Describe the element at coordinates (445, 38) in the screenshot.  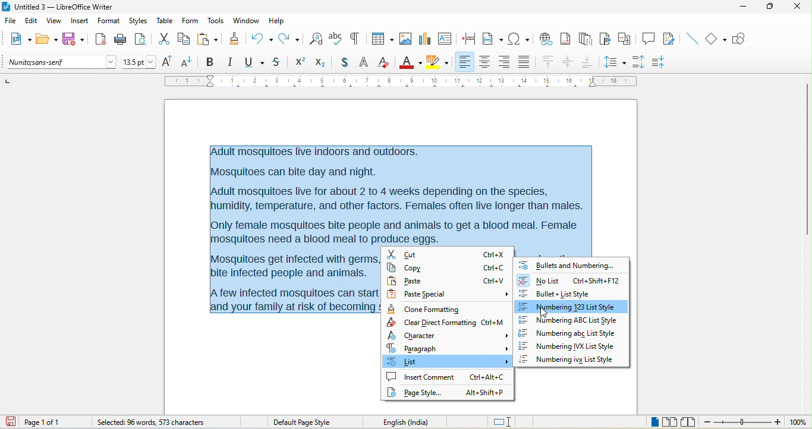
I see `text box` at that location.